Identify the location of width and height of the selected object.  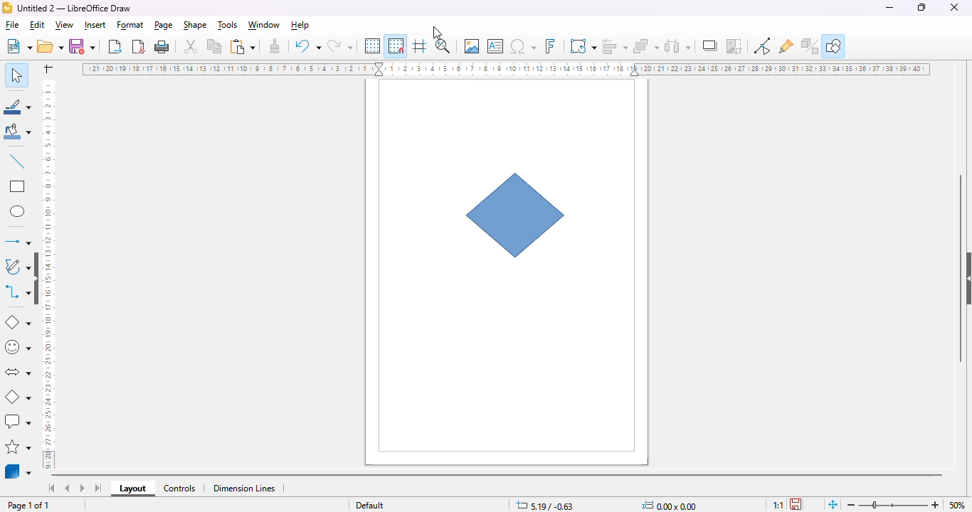
(670, 505).